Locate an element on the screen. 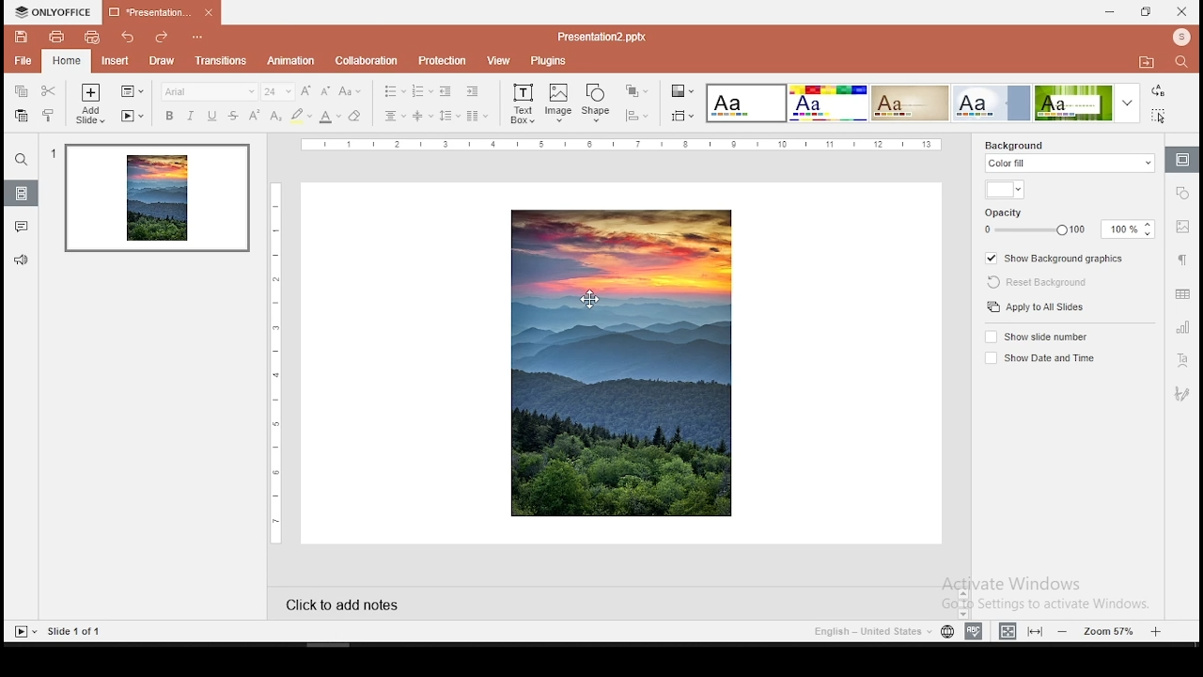 This screenshot has height=677, width=1203. protection is located at coordinates (444, 62).